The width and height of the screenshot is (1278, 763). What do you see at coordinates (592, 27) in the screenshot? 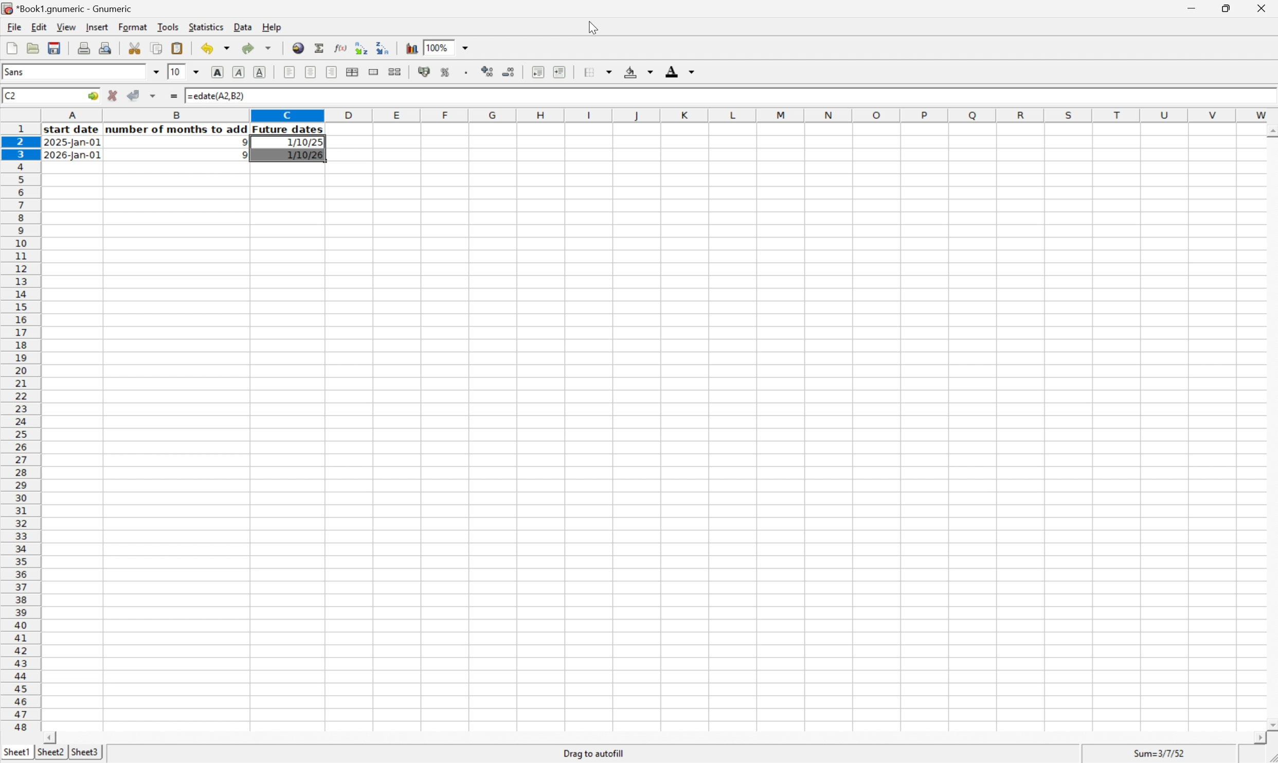
I see `Cursor` at bounding box center [592, 27].